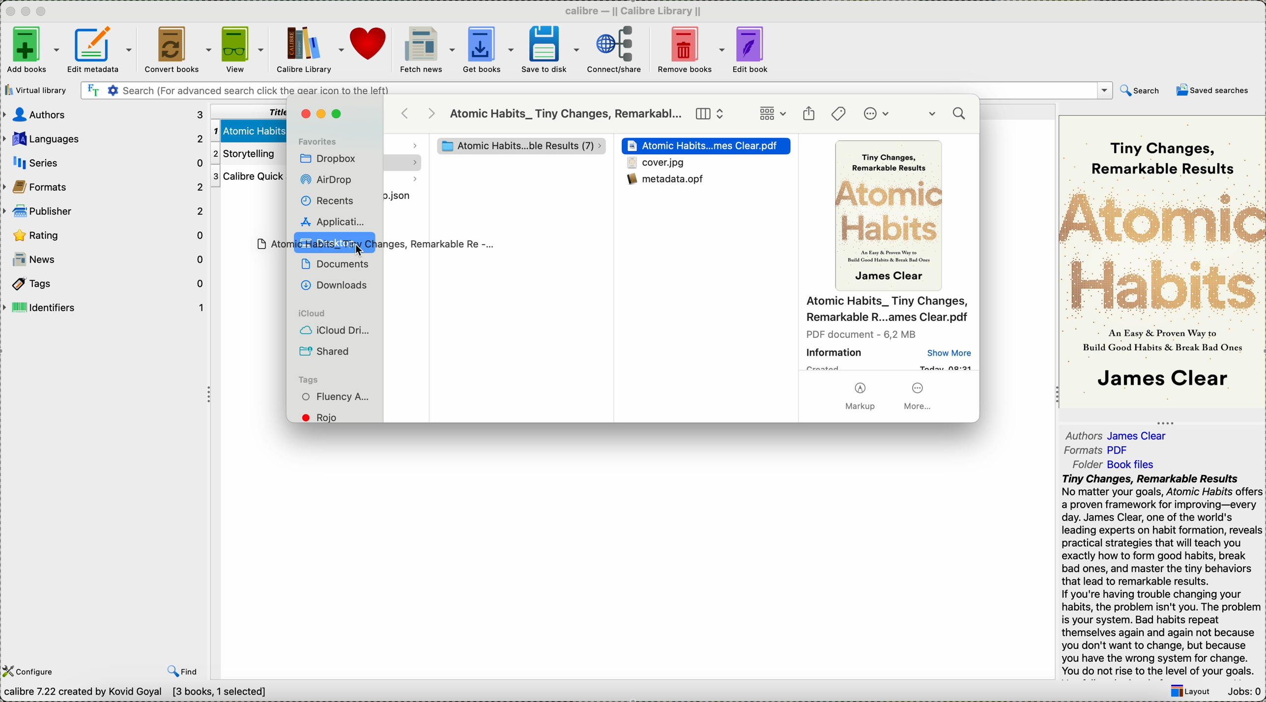 Image resolution: width=1266 pixels, height=702 pixels. What do you see at coordinates (1243, 693) in the screenshot?
I see `Jobs: 0` at bounding box center [1243, 693].